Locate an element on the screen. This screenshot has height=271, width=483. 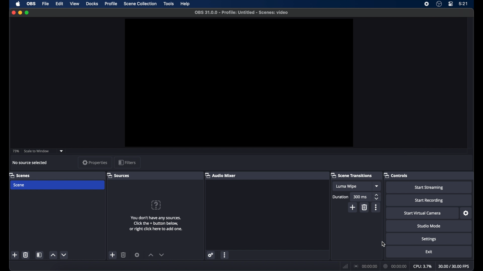
minimize is located at coordinates (20, 13).